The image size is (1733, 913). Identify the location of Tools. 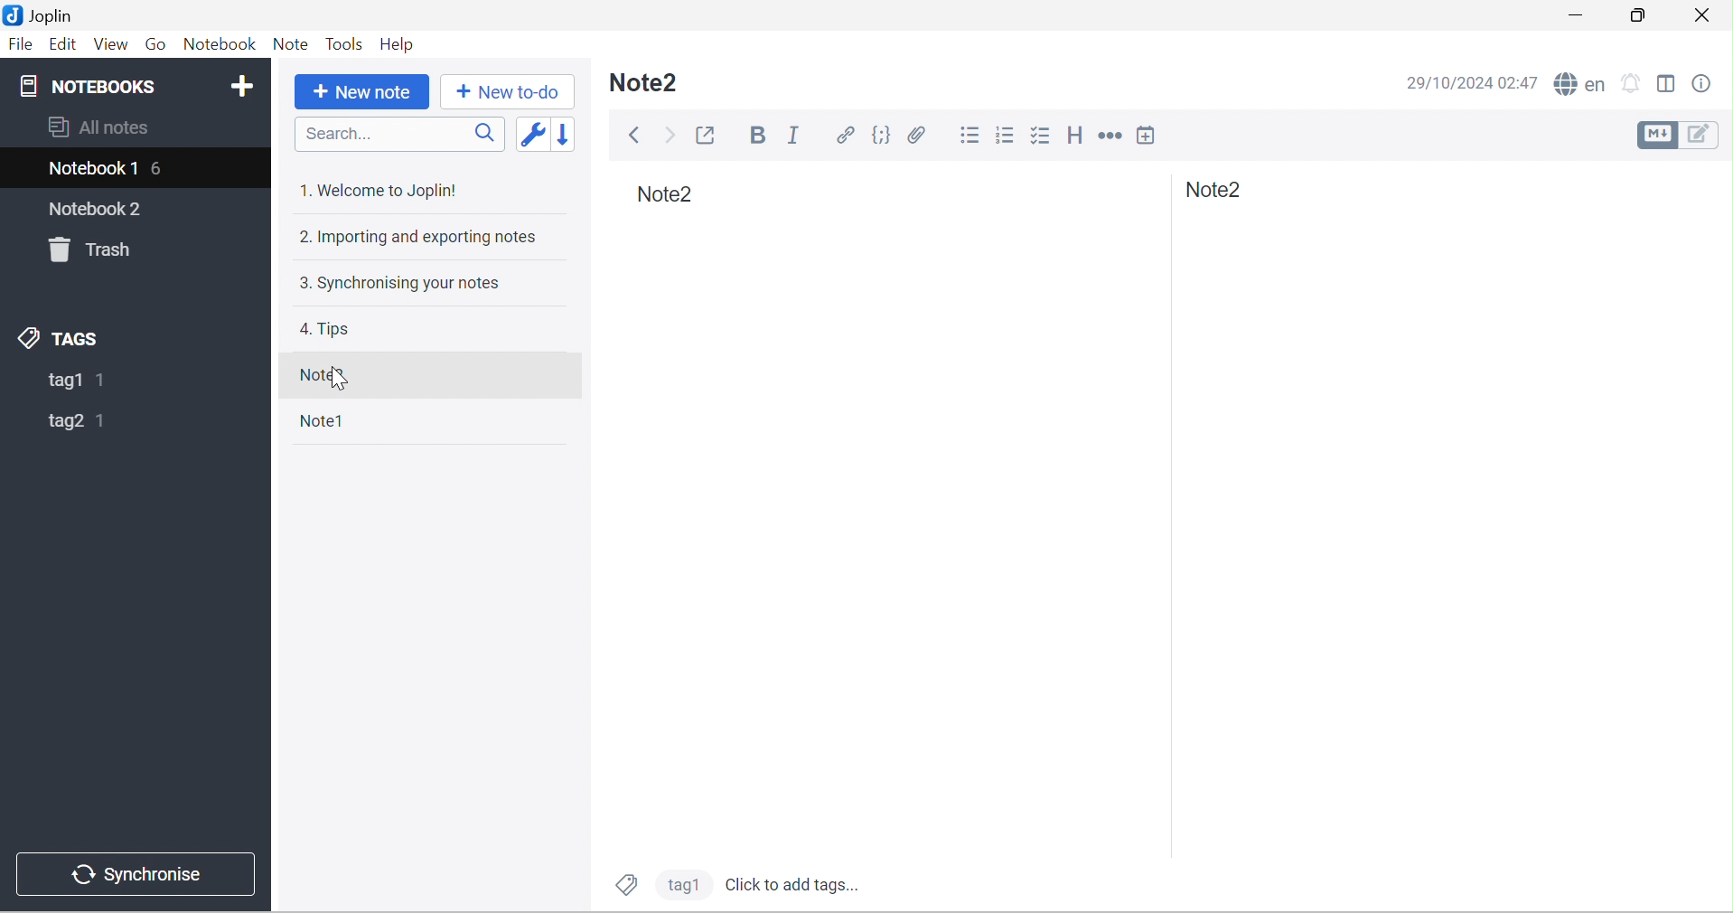
(346, 45).